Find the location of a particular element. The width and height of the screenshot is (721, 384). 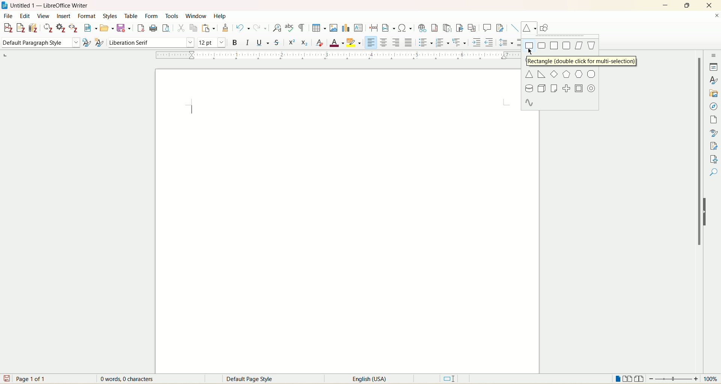

Default page style is located at coordinates (255, 379).